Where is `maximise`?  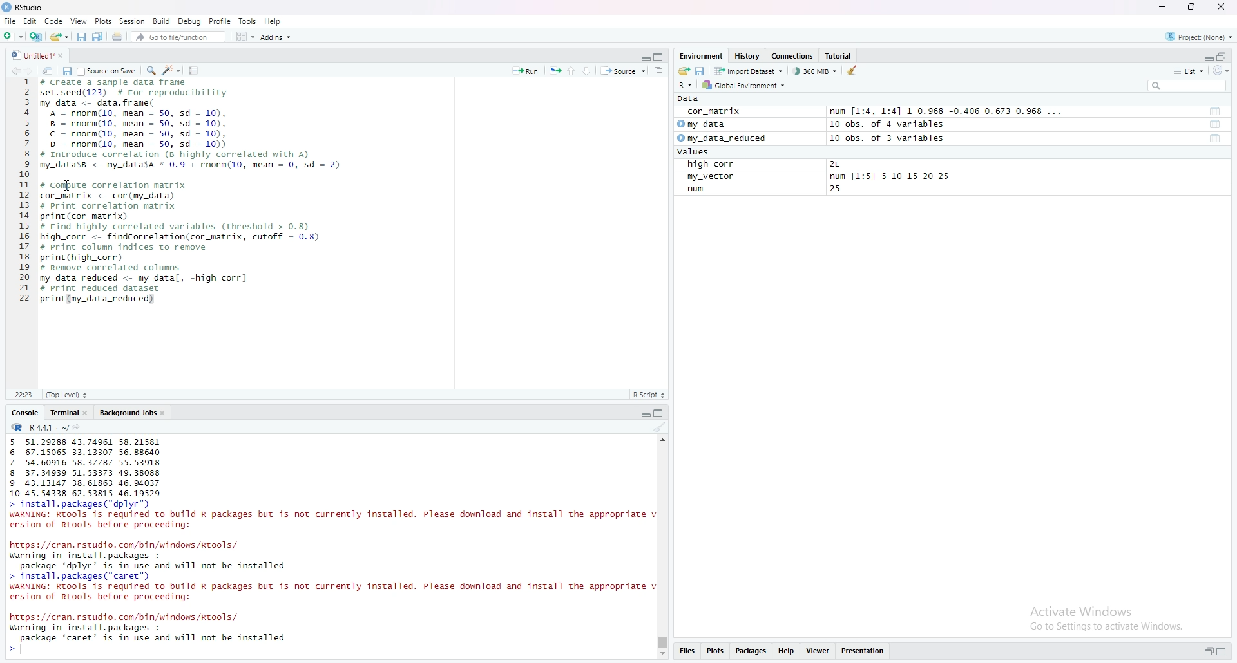
maximise is located at coordinates (1193, 6).